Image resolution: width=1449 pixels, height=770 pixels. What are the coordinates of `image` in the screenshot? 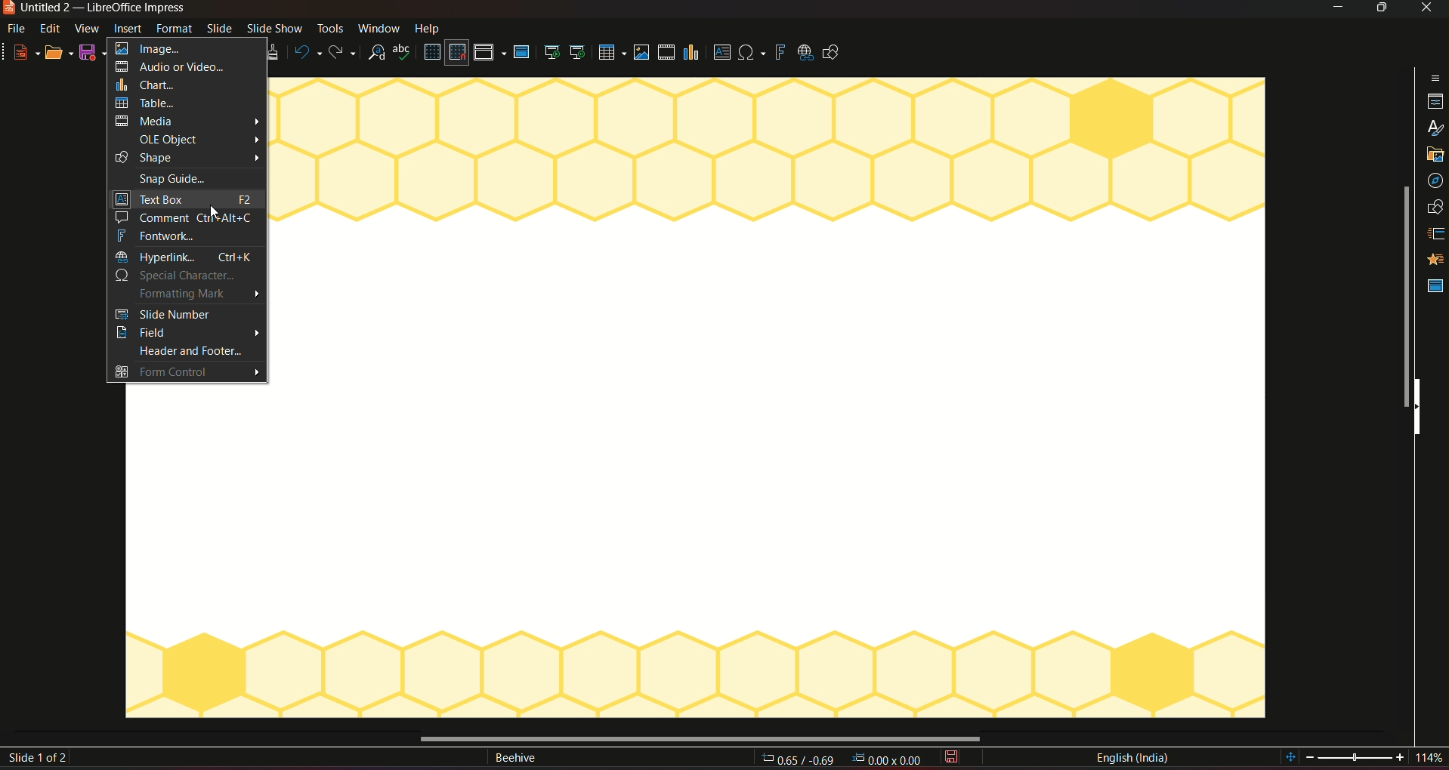 It's located at (181, 48).